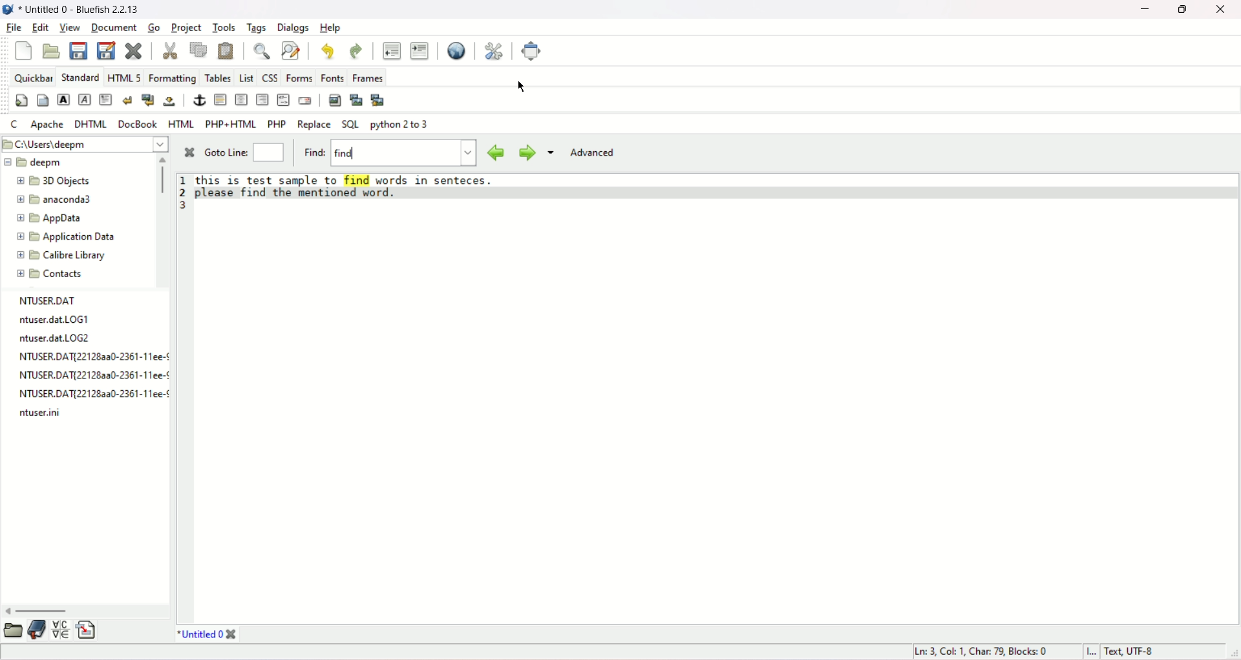 The height and width of the screenshot is (660, 1241). Describe the element at coordinates (291, 50) in the screenshot. I see `advance find and replace` at that location.